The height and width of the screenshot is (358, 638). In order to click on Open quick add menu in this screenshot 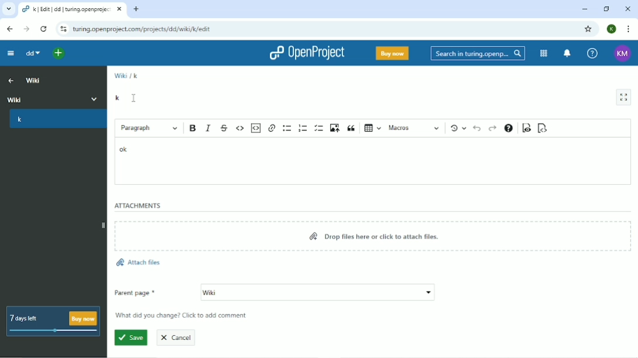, I will do `click(59, 52)`.